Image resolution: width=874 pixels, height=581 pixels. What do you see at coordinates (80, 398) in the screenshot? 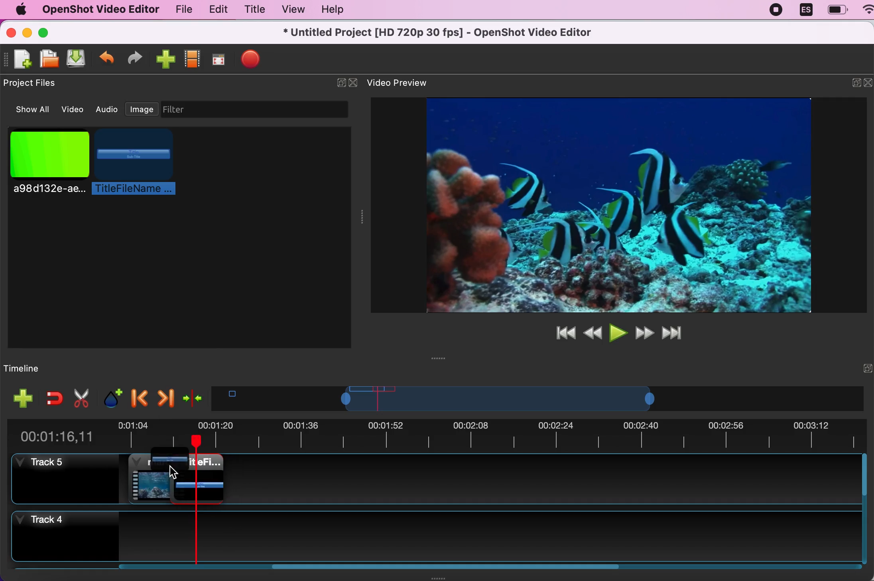
I see `cut` at bounding box center [80, 398].